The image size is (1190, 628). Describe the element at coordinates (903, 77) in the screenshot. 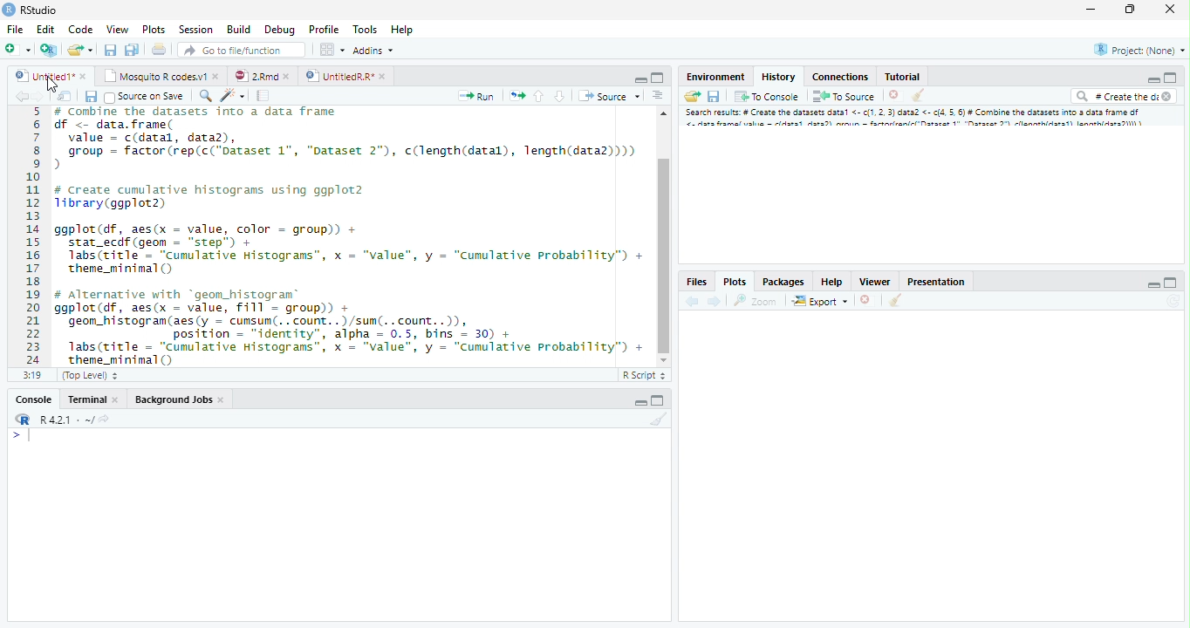

I see `Tutorial` at that location.